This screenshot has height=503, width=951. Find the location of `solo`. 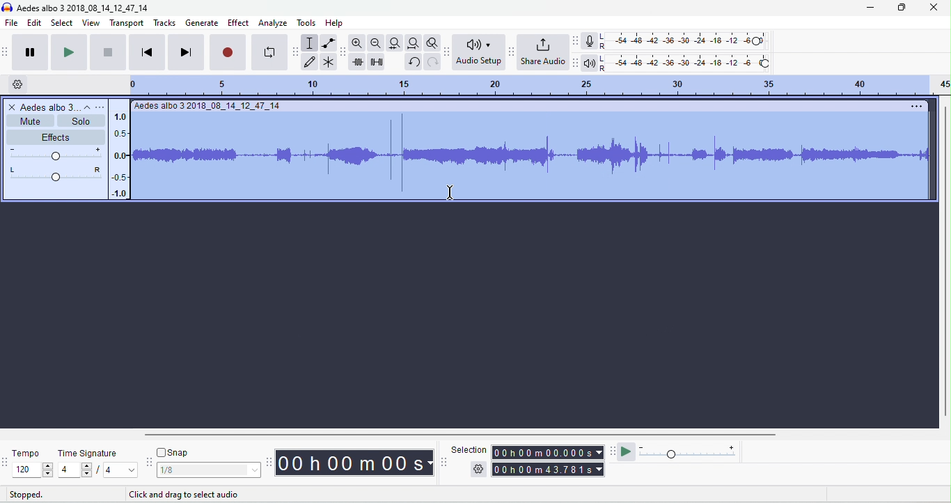

solo is located at coordinates (80, 121).